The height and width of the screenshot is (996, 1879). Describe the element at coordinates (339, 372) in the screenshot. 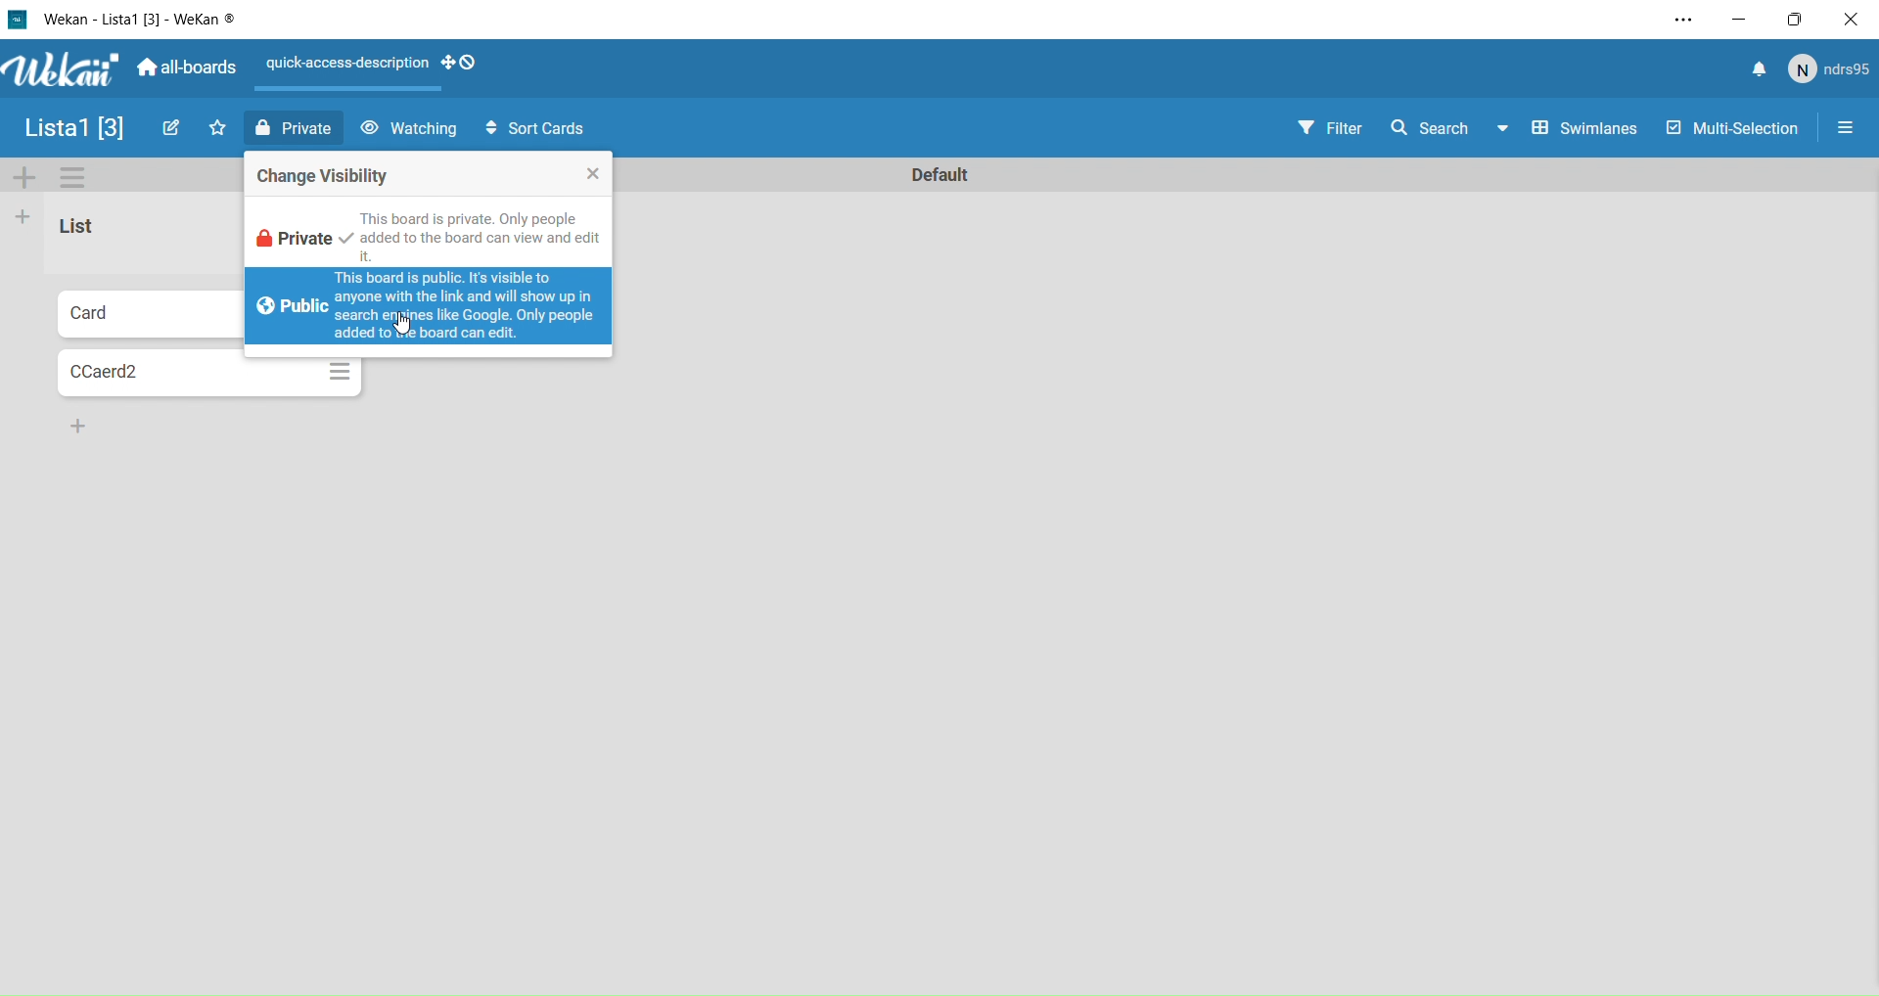

I see `Options` at that location.